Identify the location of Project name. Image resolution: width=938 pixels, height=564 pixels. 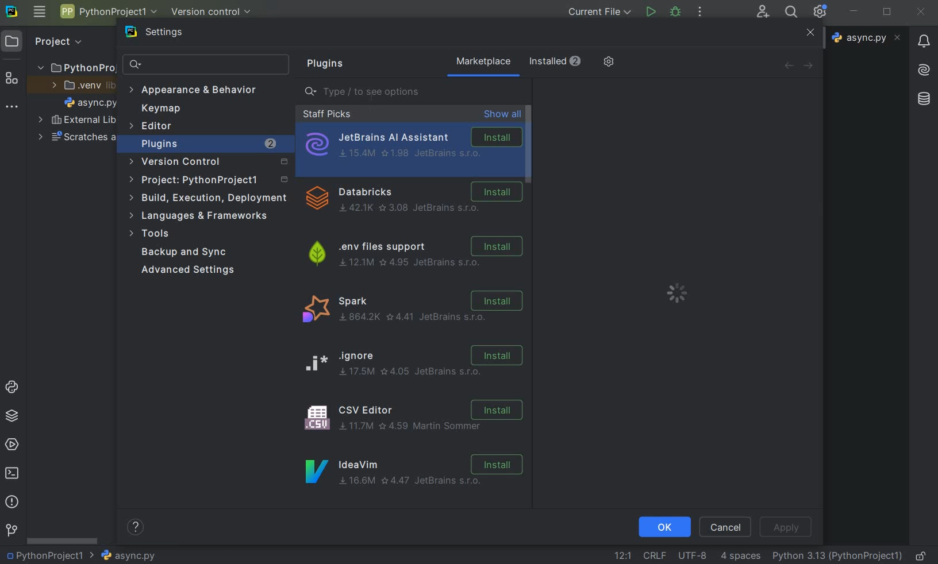
(51, 555).